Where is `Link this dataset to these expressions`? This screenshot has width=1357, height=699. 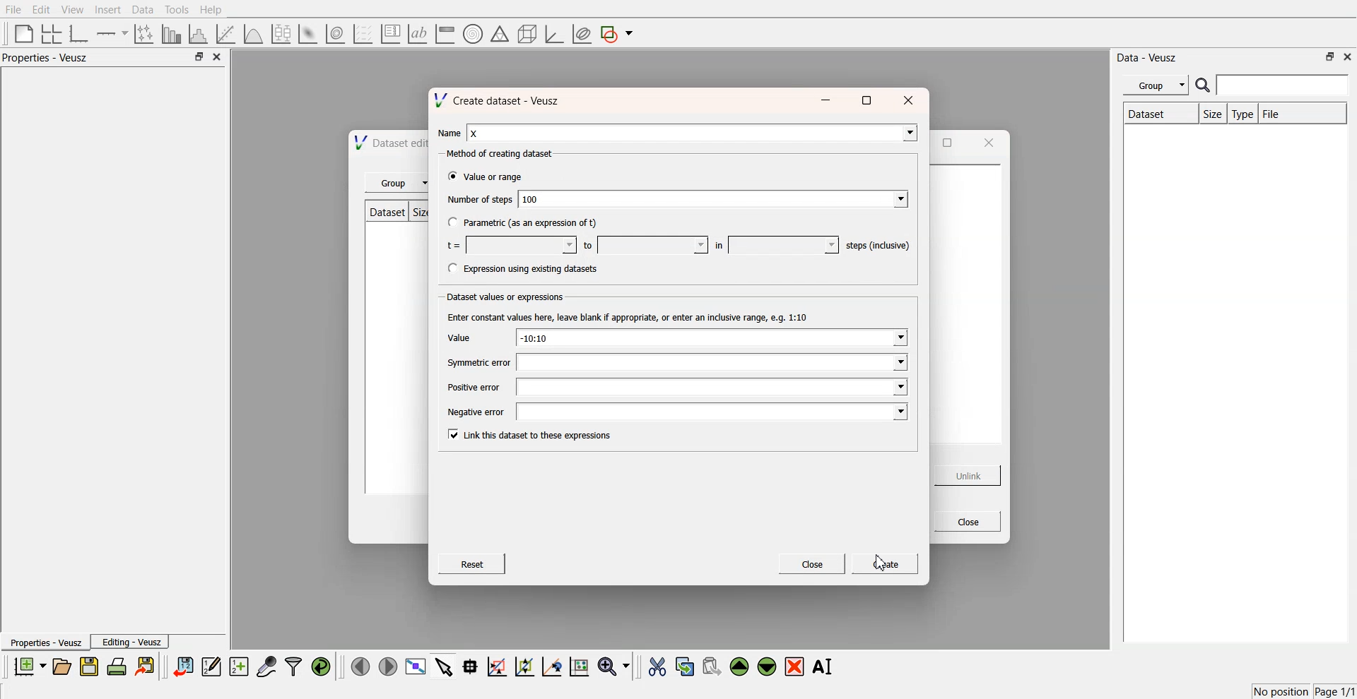 Link this dataset to these expressions is located at coordinates (536, 436).